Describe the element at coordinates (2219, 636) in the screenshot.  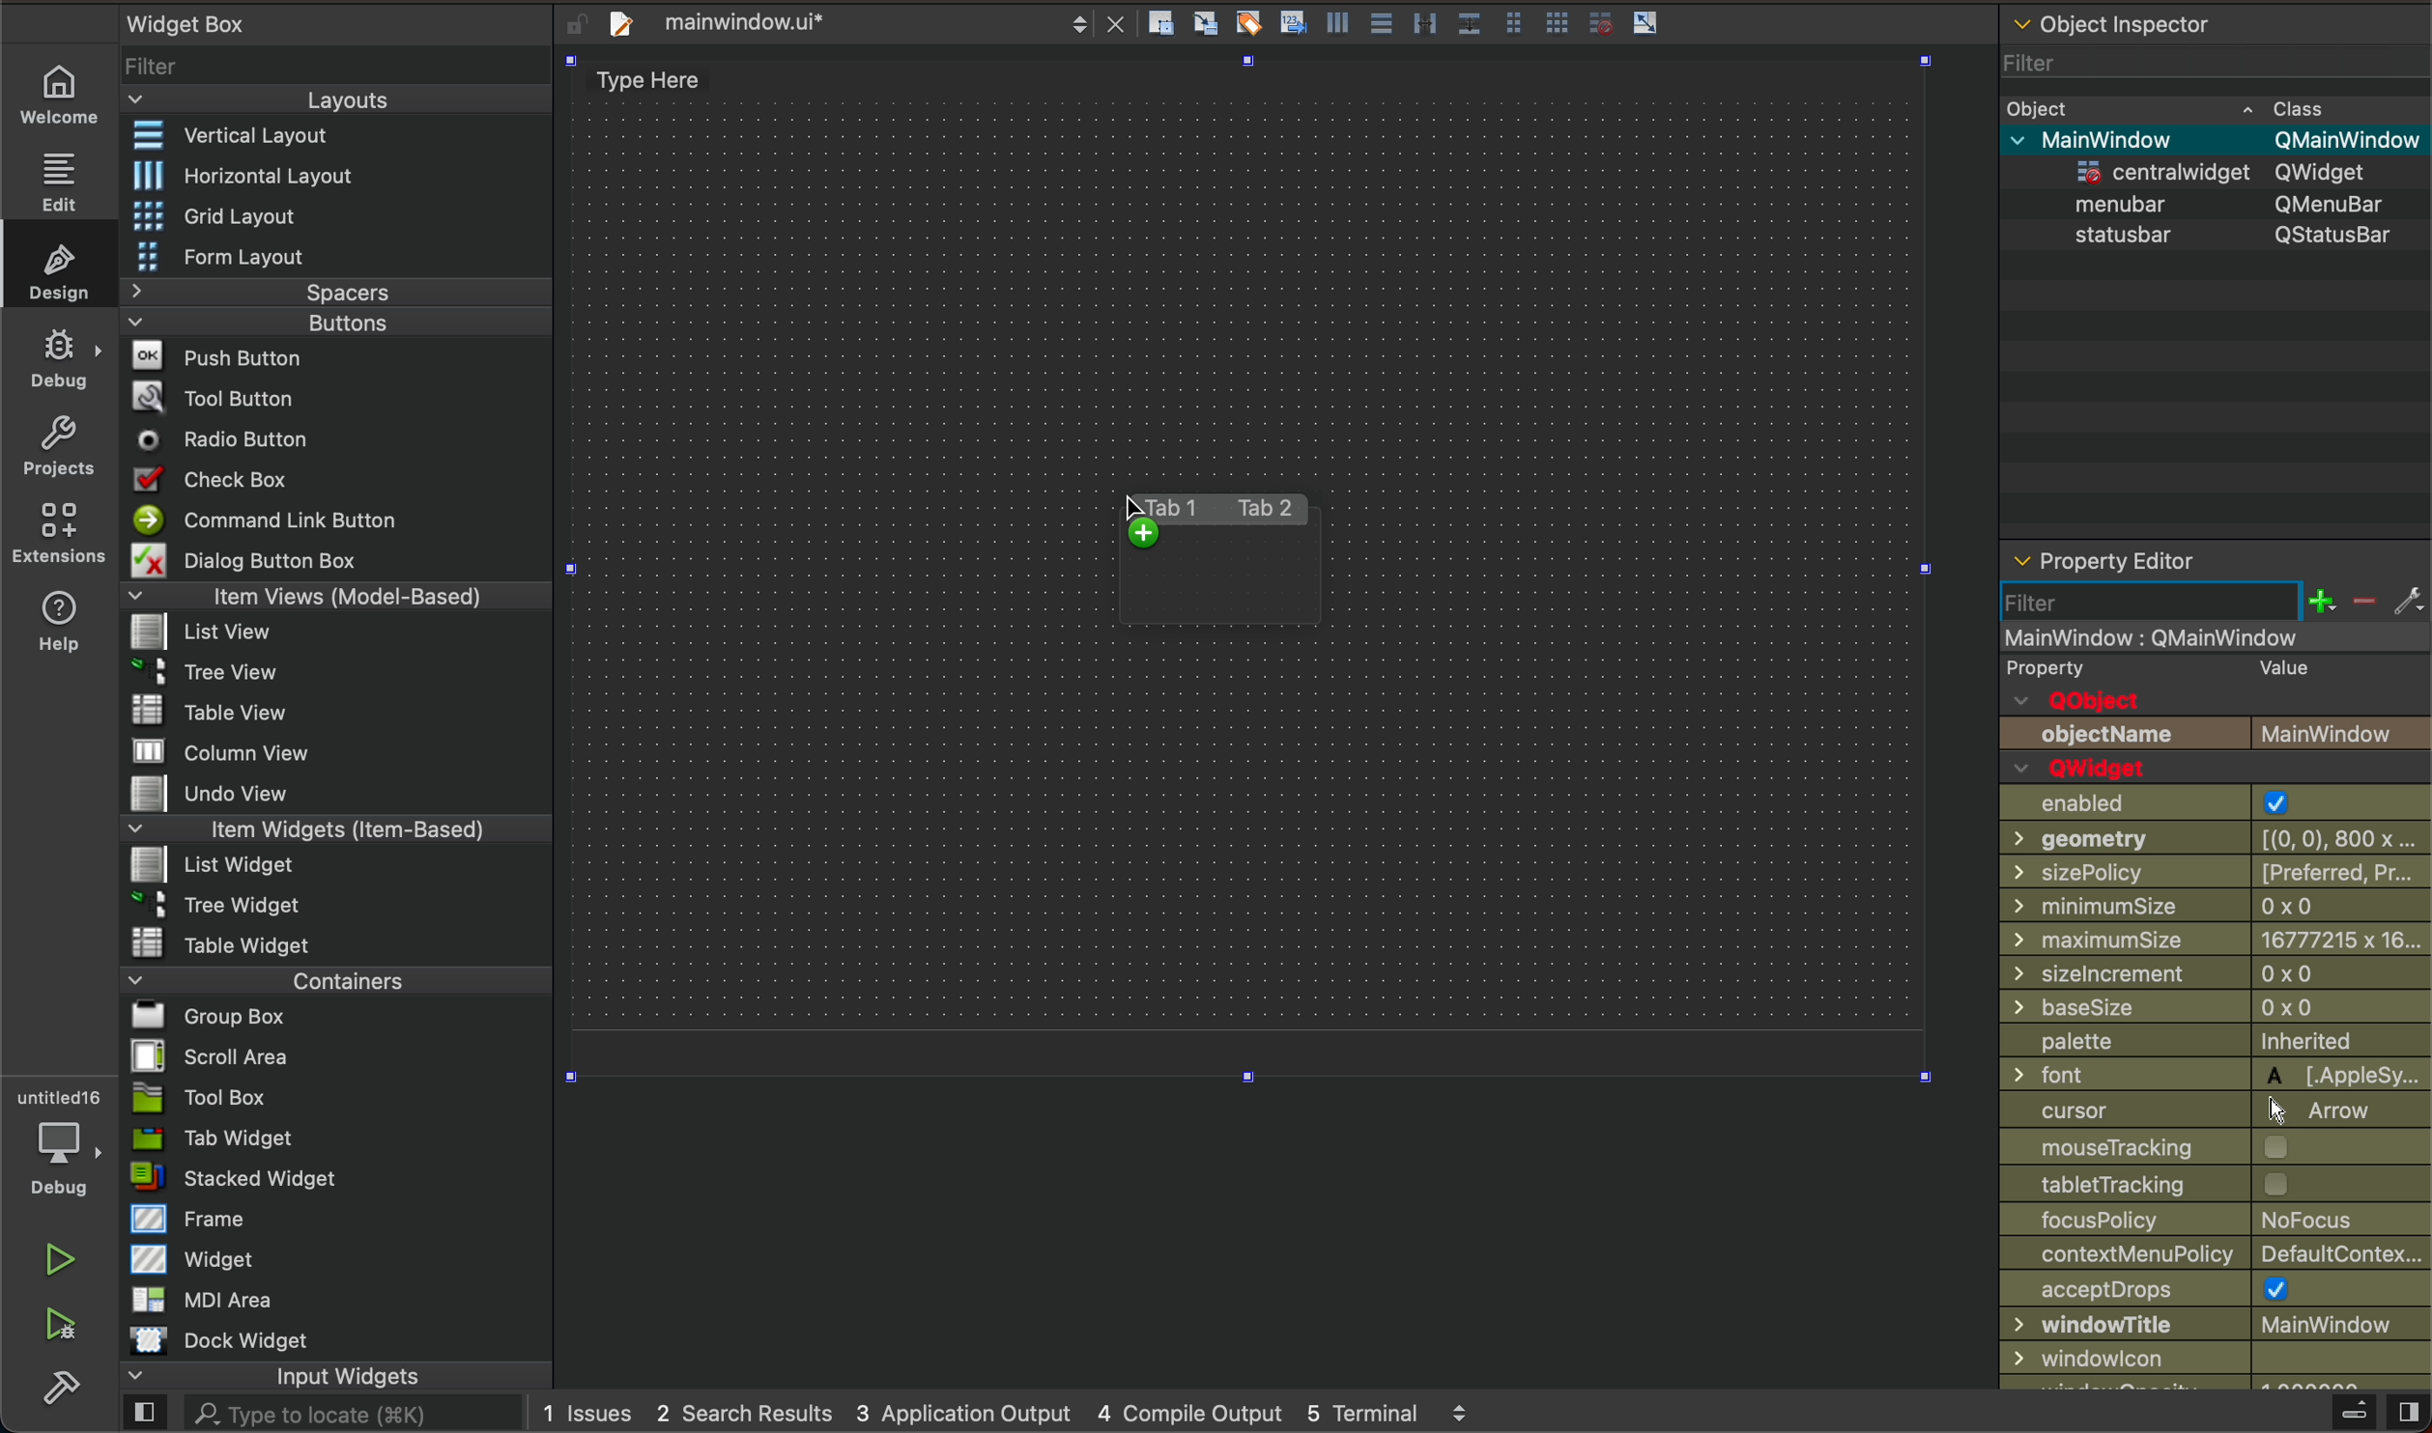
I see `mainwindow` at that location.